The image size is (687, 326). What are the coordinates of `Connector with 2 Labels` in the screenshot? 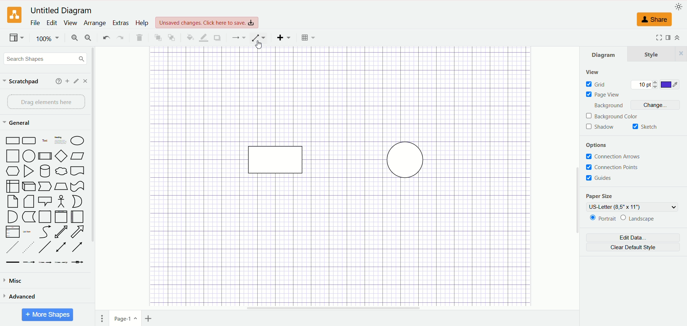 It's located at (45, 264).